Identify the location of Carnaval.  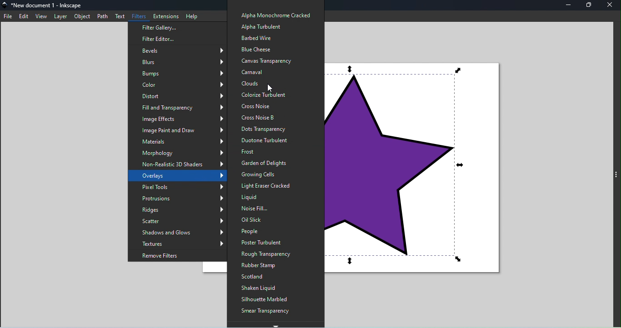
(271, 72).